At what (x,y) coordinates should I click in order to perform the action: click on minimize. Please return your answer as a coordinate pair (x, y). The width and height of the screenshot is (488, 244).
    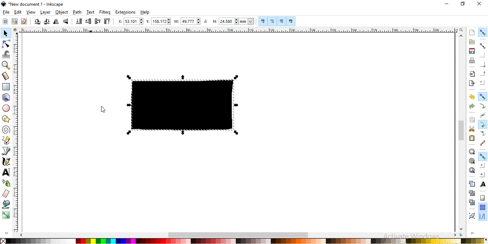
    Looking at the image, I should click on (447, 4).